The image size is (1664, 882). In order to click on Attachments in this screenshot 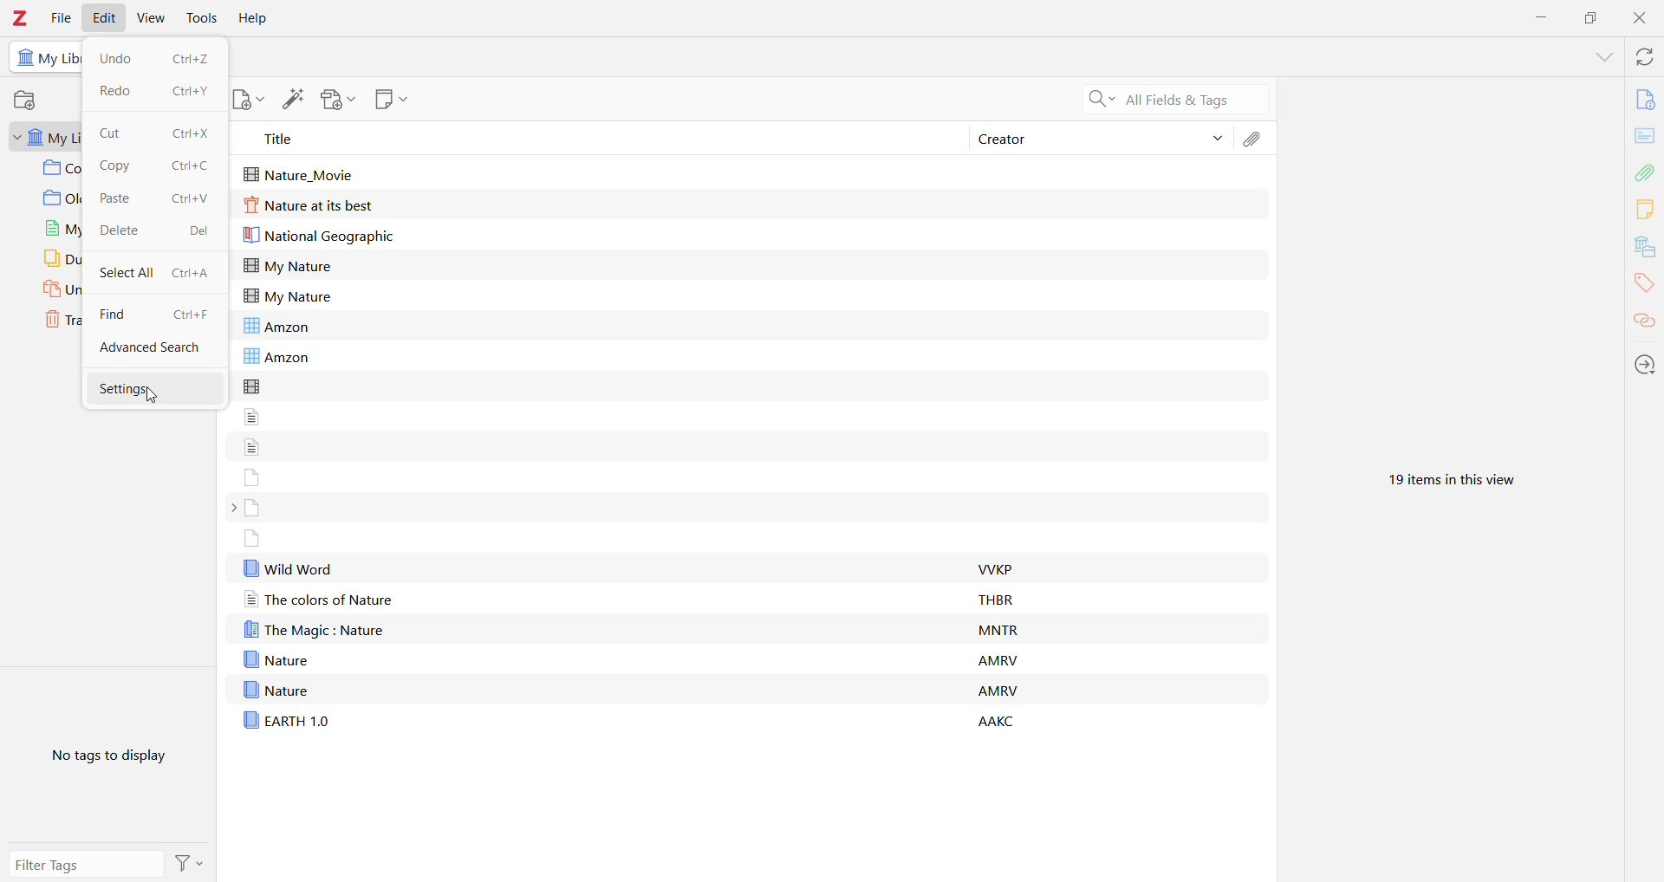, I will do `click(1647, 172)`.